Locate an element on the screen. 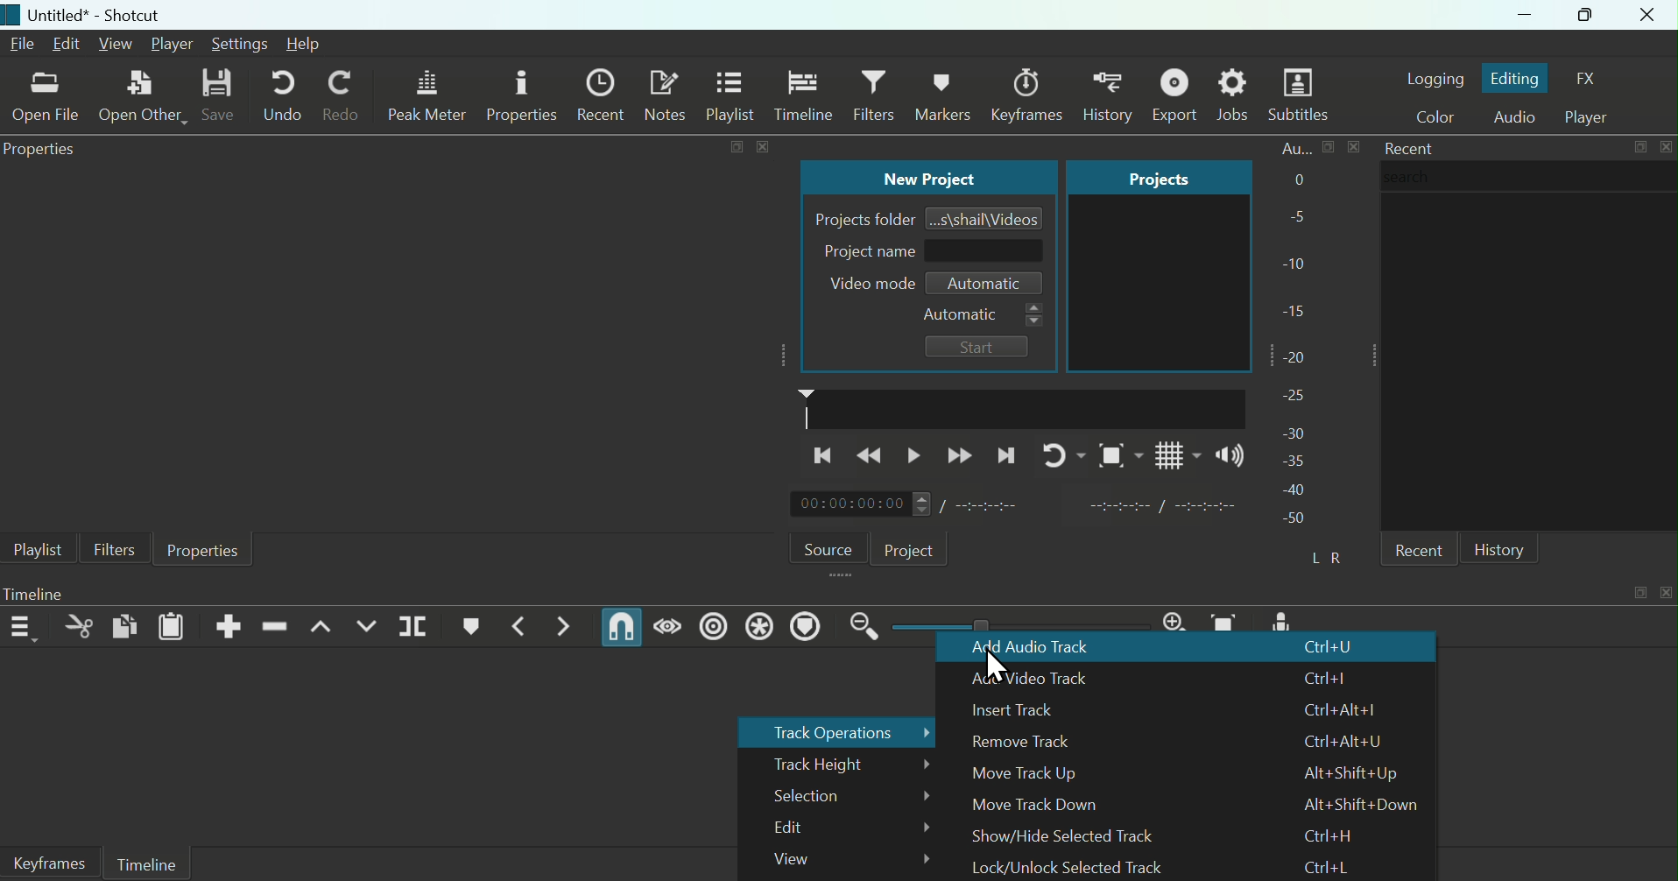 This screenshot has height=881, width=1678. Playlist is located at coordinates (33, 549).